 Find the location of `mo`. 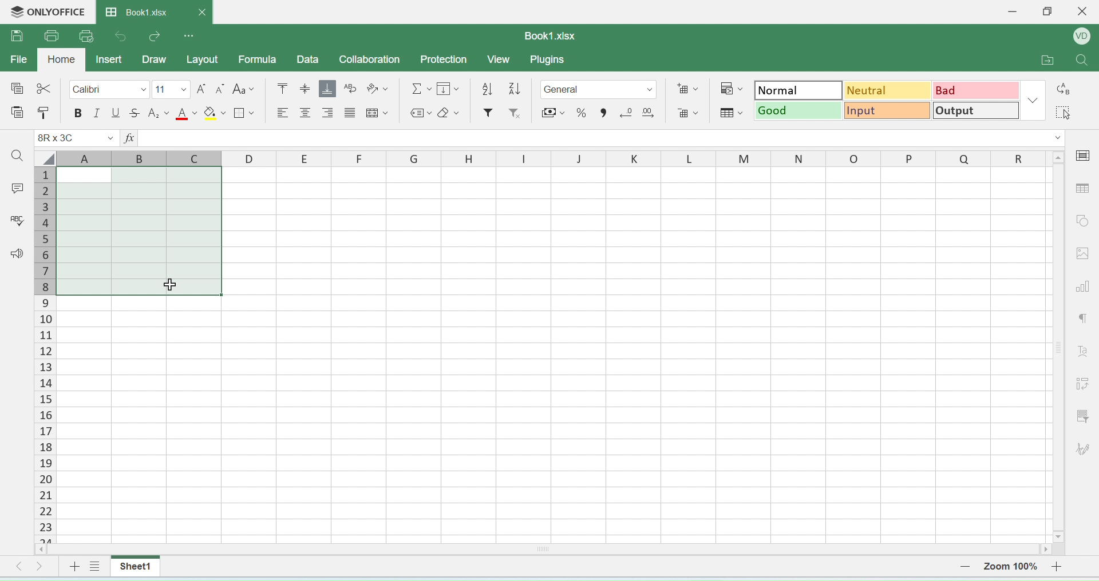

mo is located at coordinates (284, 89).